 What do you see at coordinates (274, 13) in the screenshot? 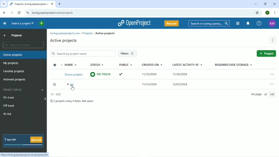
I see `Customize and control google chrome` at bounding box center [274, 13].